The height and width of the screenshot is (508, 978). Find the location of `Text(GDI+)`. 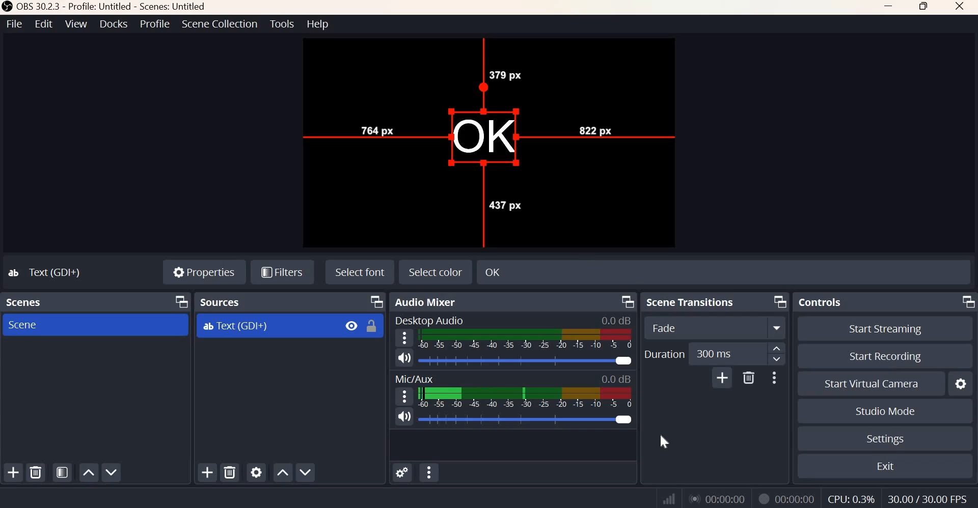

Text(GDI+) is located at coordinates (46, 272).